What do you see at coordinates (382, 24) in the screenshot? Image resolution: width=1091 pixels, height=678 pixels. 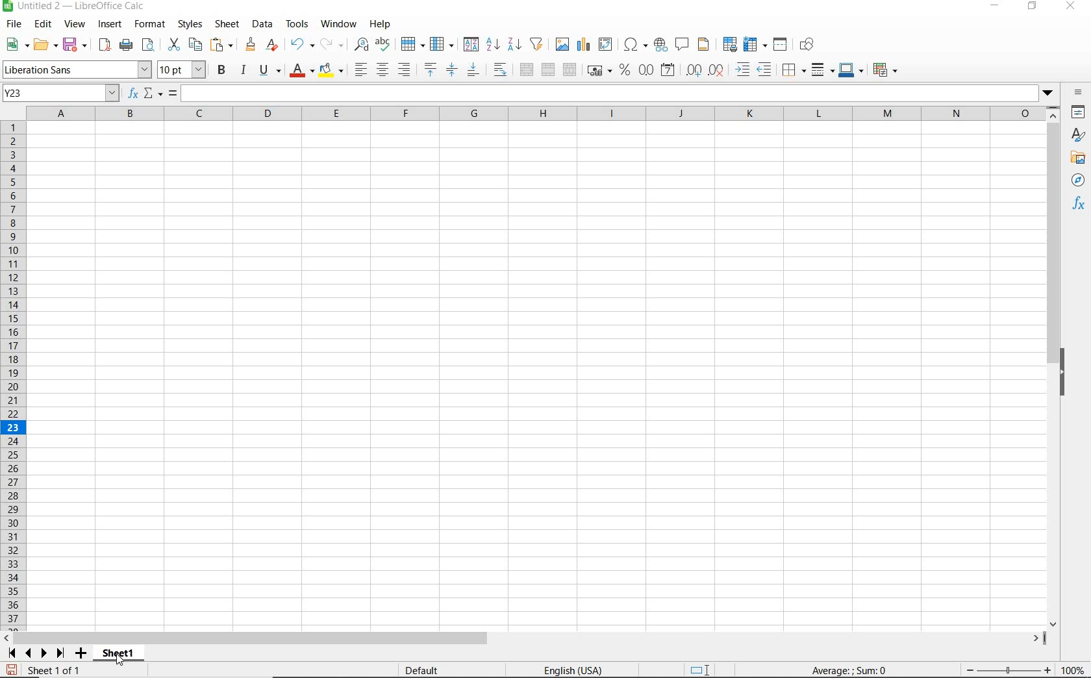 I see `HELP` at bounding box center [382, 24].